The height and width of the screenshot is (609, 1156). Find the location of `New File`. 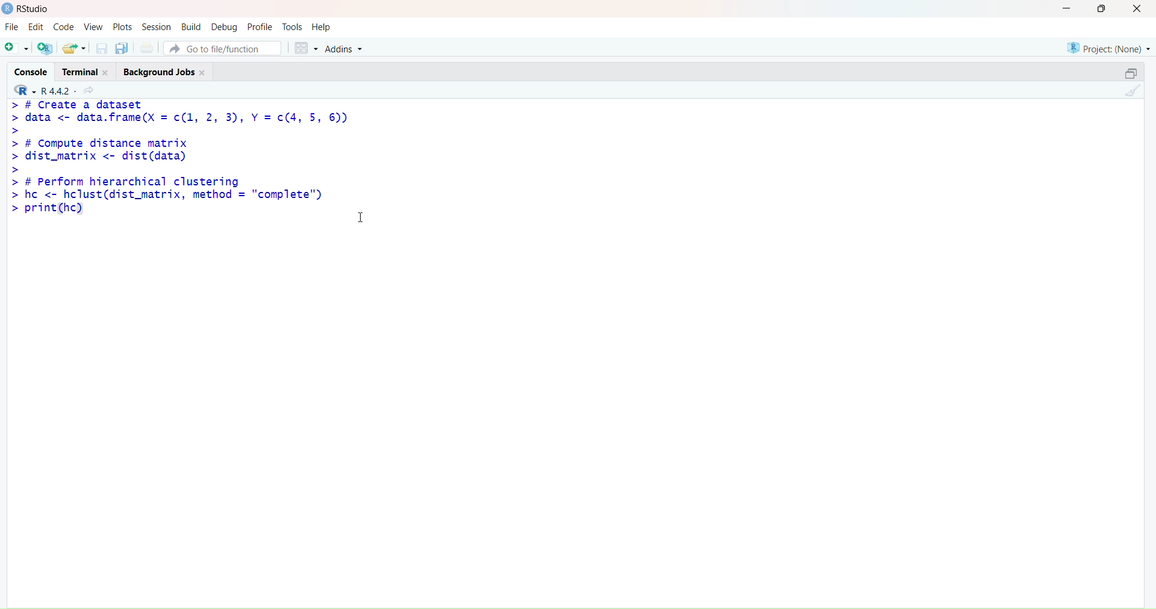

New File is located at coordinates (16, 47).